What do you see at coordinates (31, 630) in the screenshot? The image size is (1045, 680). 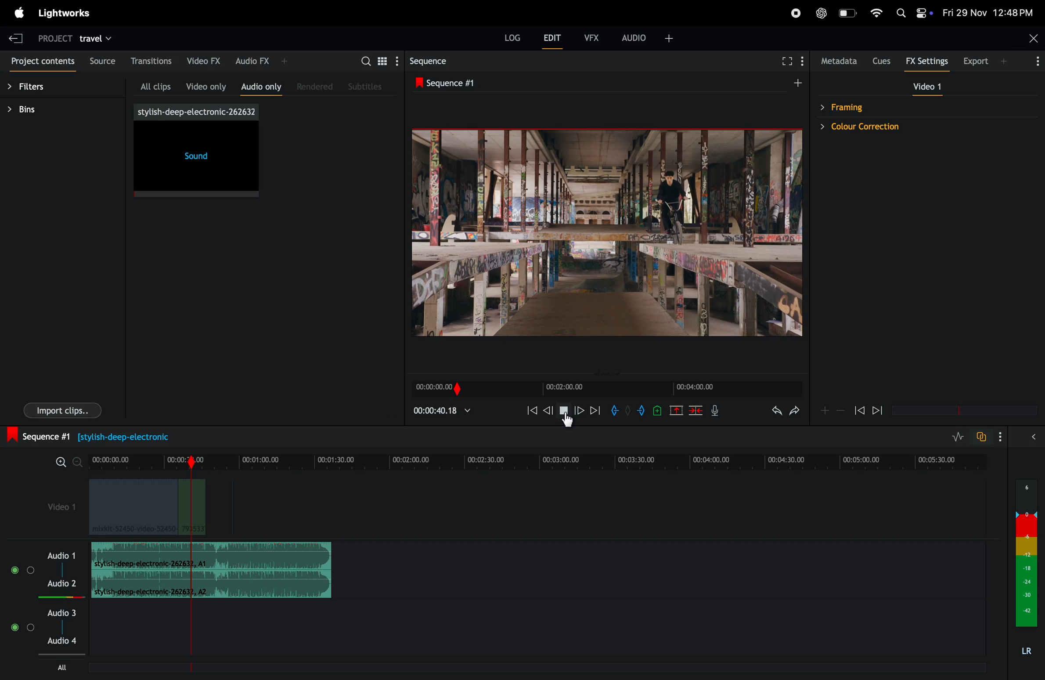 I see `Toggle` at bounding box center [31, 630].